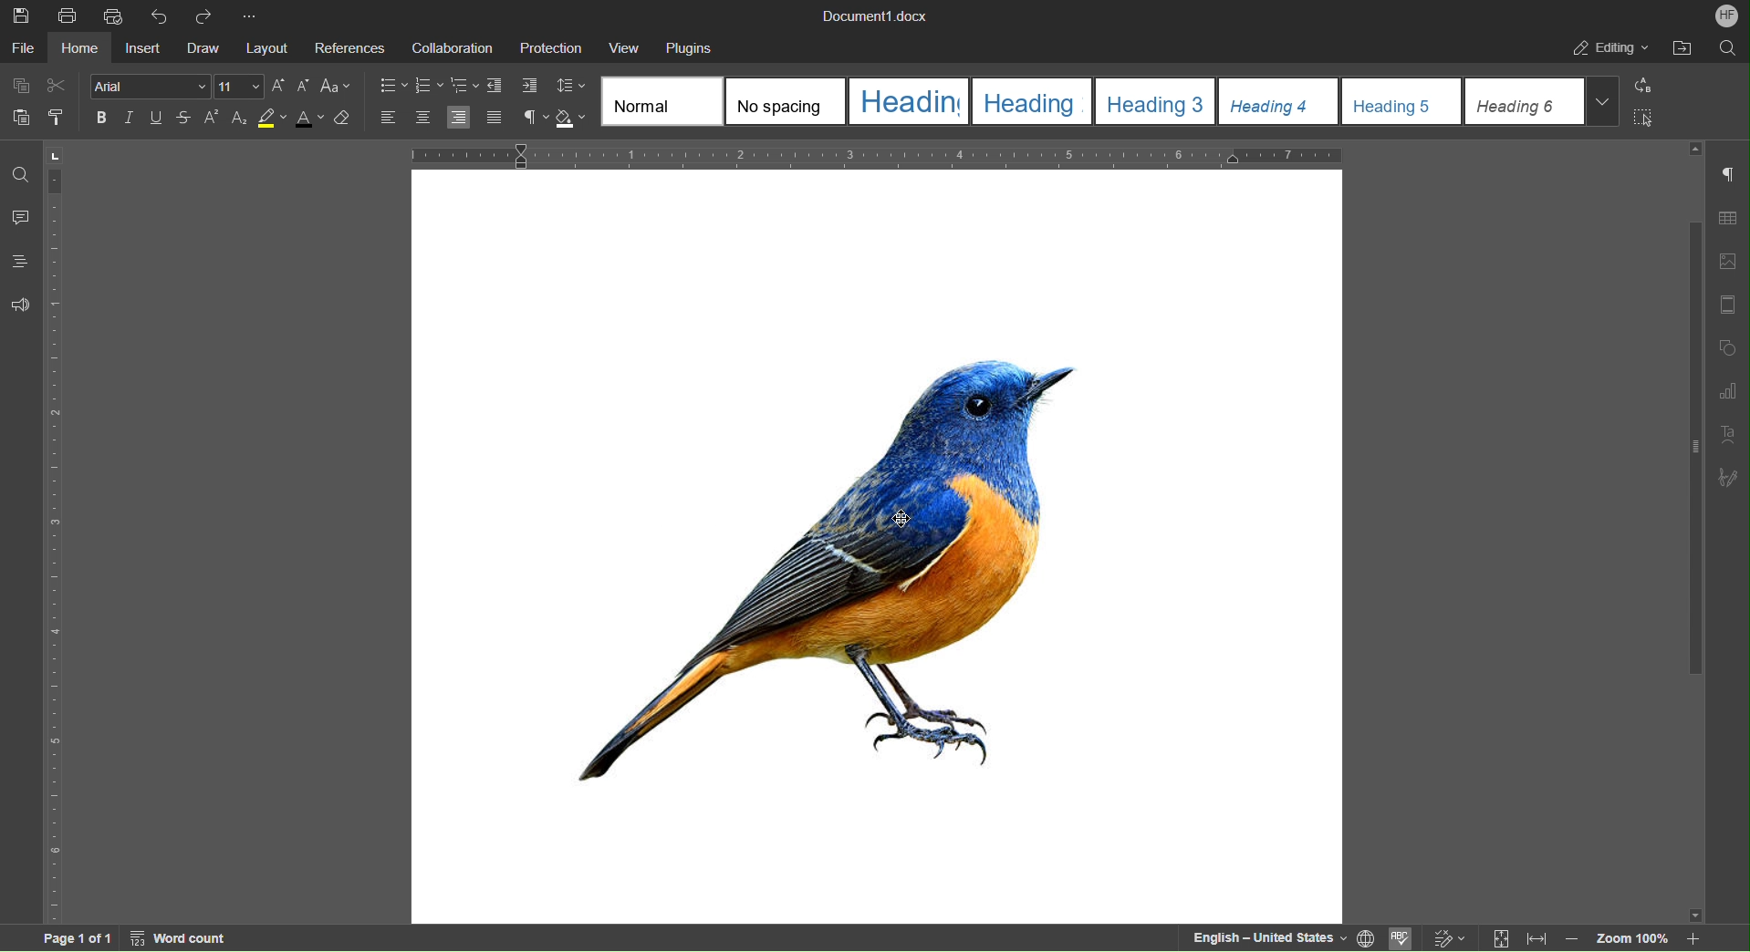 Image resolution: width=1750 pixels, height=952 pixels. Describe the element at coordinates (1726, 392) in the screenshot. I see `Graphs` at that location.